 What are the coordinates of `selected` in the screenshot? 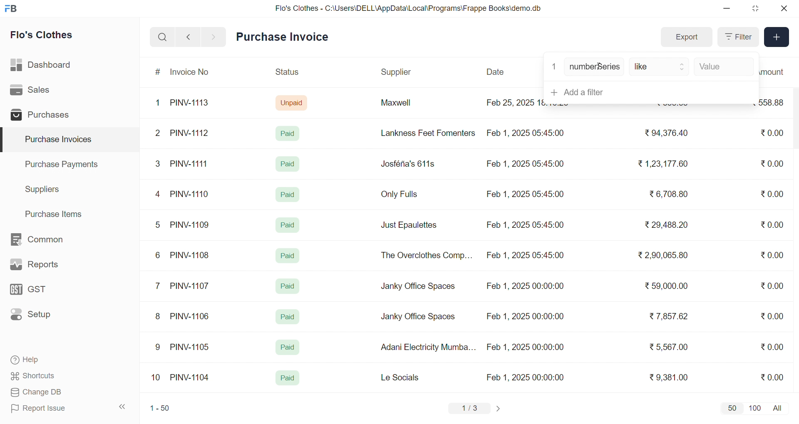 It's located at (5, 140).